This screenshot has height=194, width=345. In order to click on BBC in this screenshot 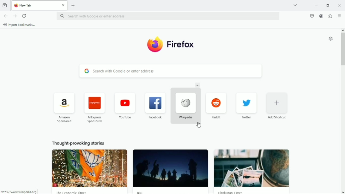, I will do `click(141, 192)`.